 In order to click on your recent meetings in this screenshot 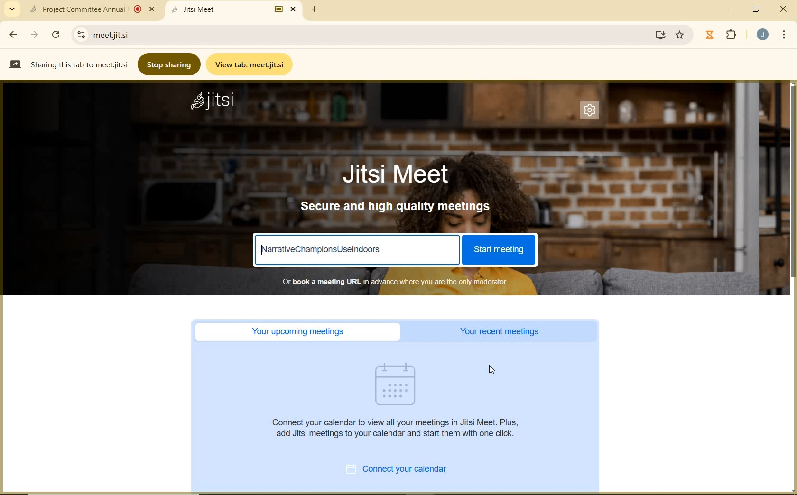, I will do `click(498, 330)`.